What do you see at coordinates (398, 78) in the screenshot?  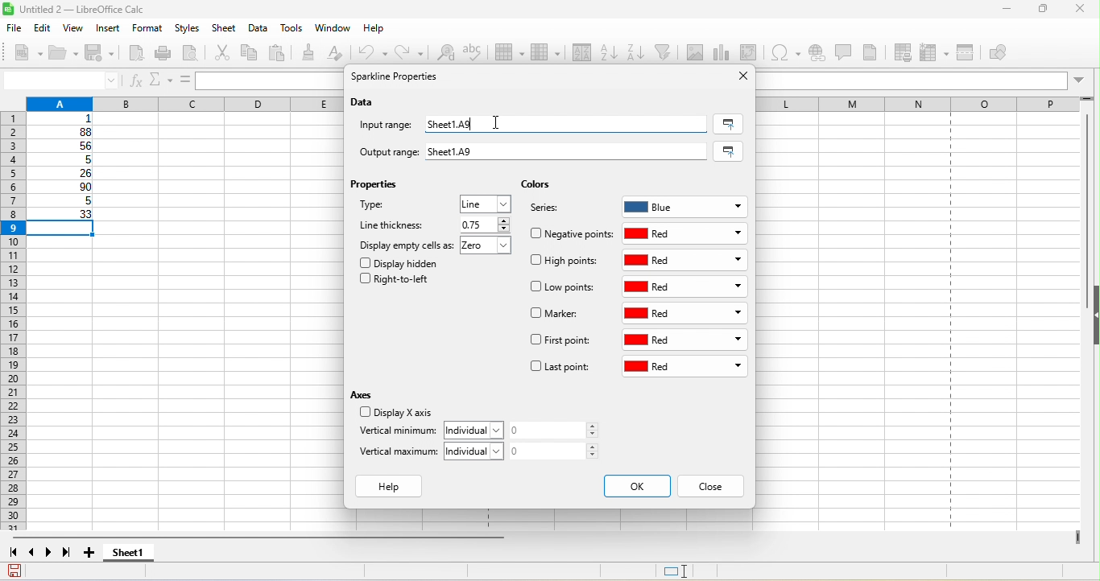 I see `sparkline properties` at bounding box center [398, 78].